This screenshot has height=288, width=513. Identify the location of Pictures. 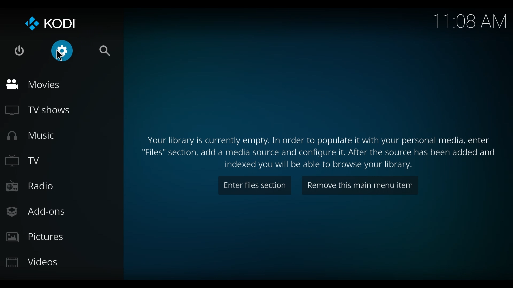
(37, 237).